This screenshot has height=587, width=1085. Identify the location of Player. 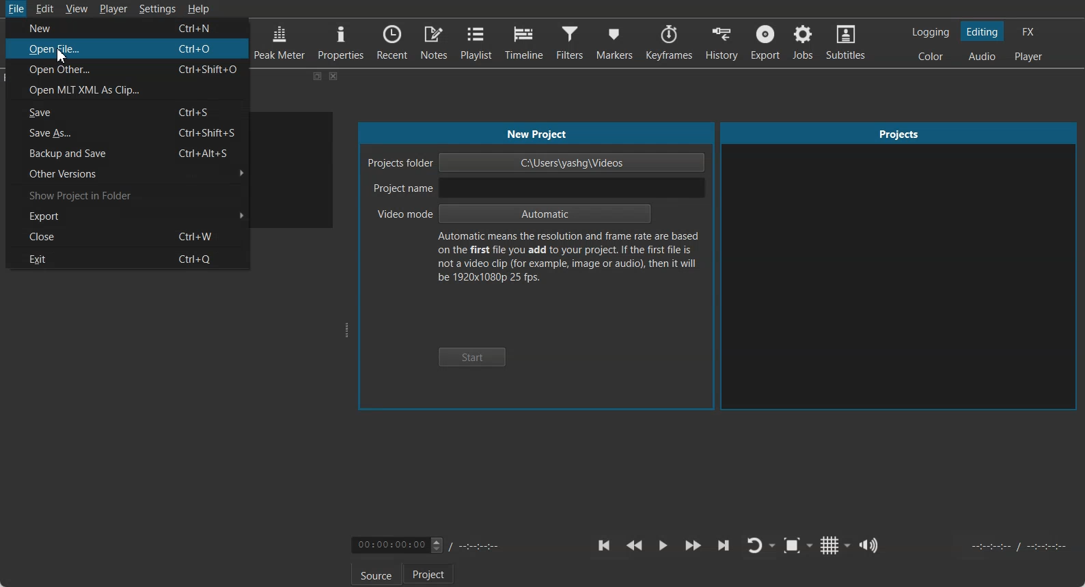
(114, 9).